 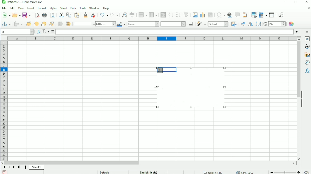 I want to click on Column headings, so click(x=152, y=39).